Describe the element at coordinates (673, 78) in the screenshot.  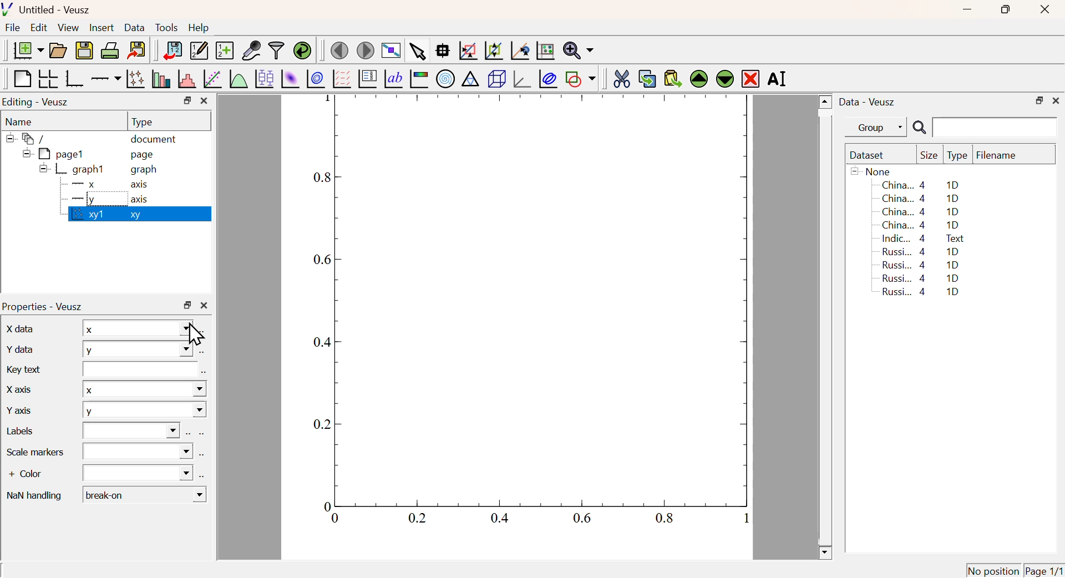
I see `Paste from Clipboard` at that location.